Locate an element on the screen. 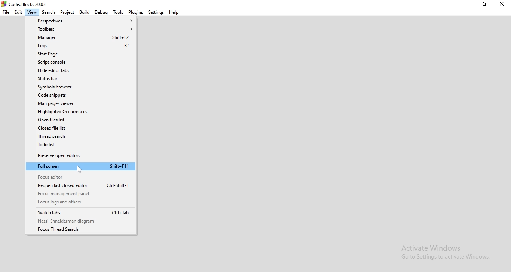 The image size is (511, 272). Open files list is located at coordinates (80, 120).